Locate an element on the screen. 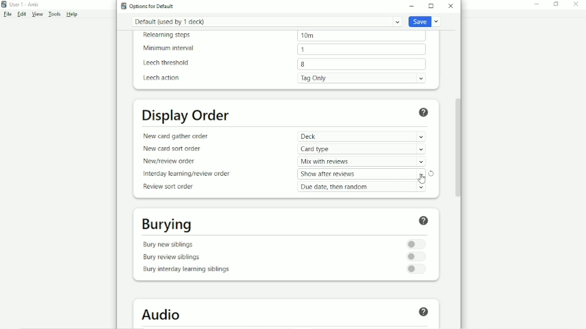 The height and width of the screenshot is (329, 586). Minimum interval is located at coordinates (168, 48).